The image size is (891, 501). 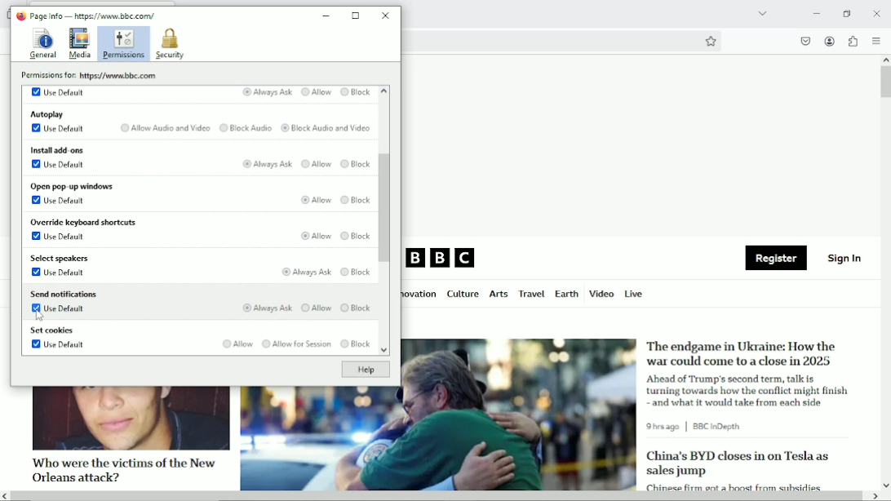 What do you see at coordinates (56, 149) in the screenshot?
I see `Install add -ons` at bounding box center [56, 149].